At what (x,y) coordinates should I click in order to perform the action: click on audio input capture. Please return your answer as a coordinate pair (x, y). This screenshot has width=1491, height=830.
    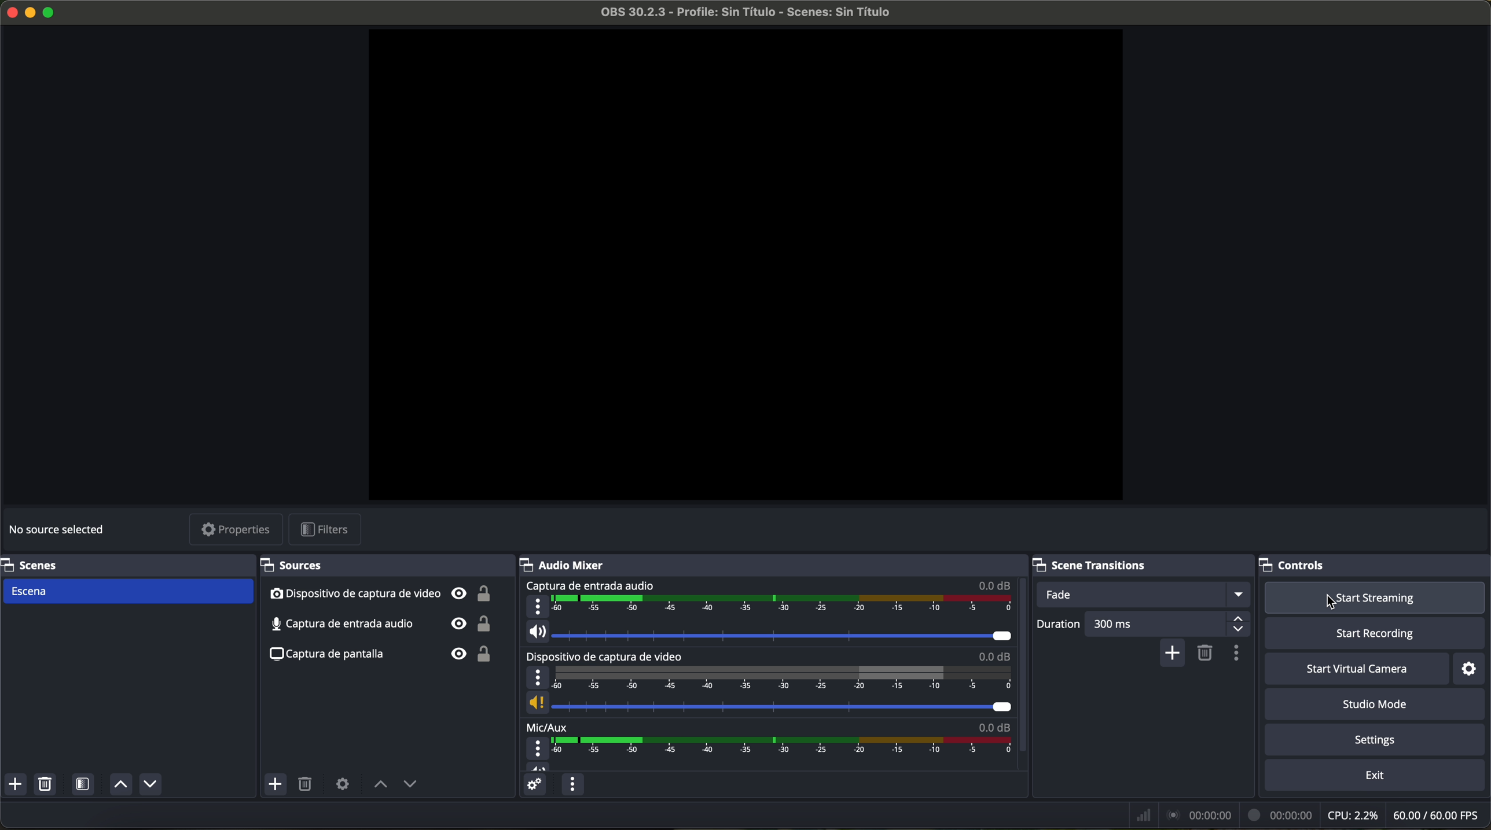
    Looking at the image, I should click on (765, 612).